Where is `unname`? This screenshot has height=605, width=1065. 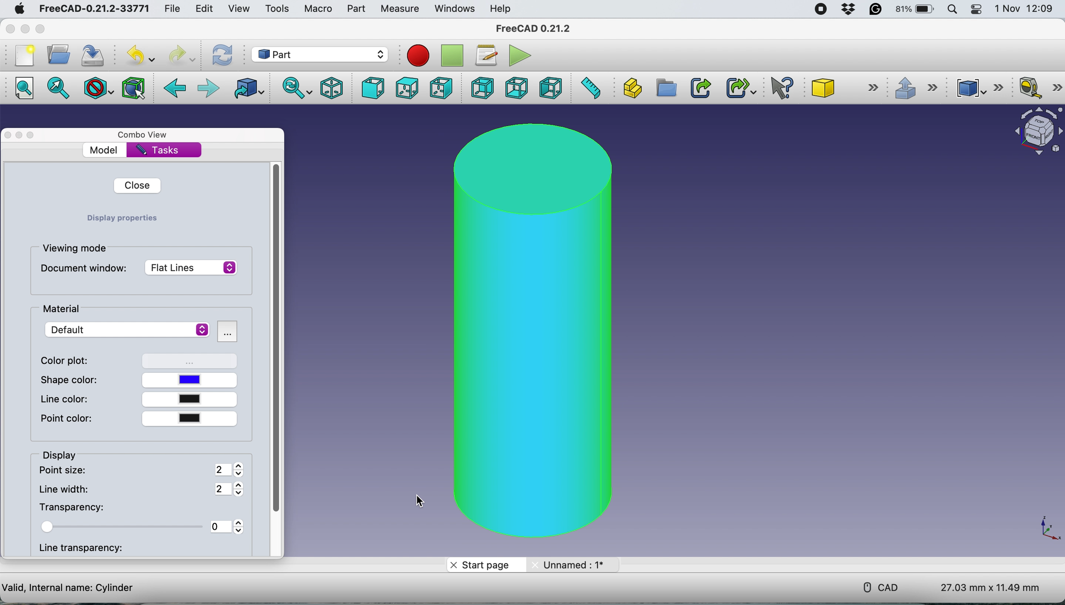 unname is located at coordinates (571, 566).